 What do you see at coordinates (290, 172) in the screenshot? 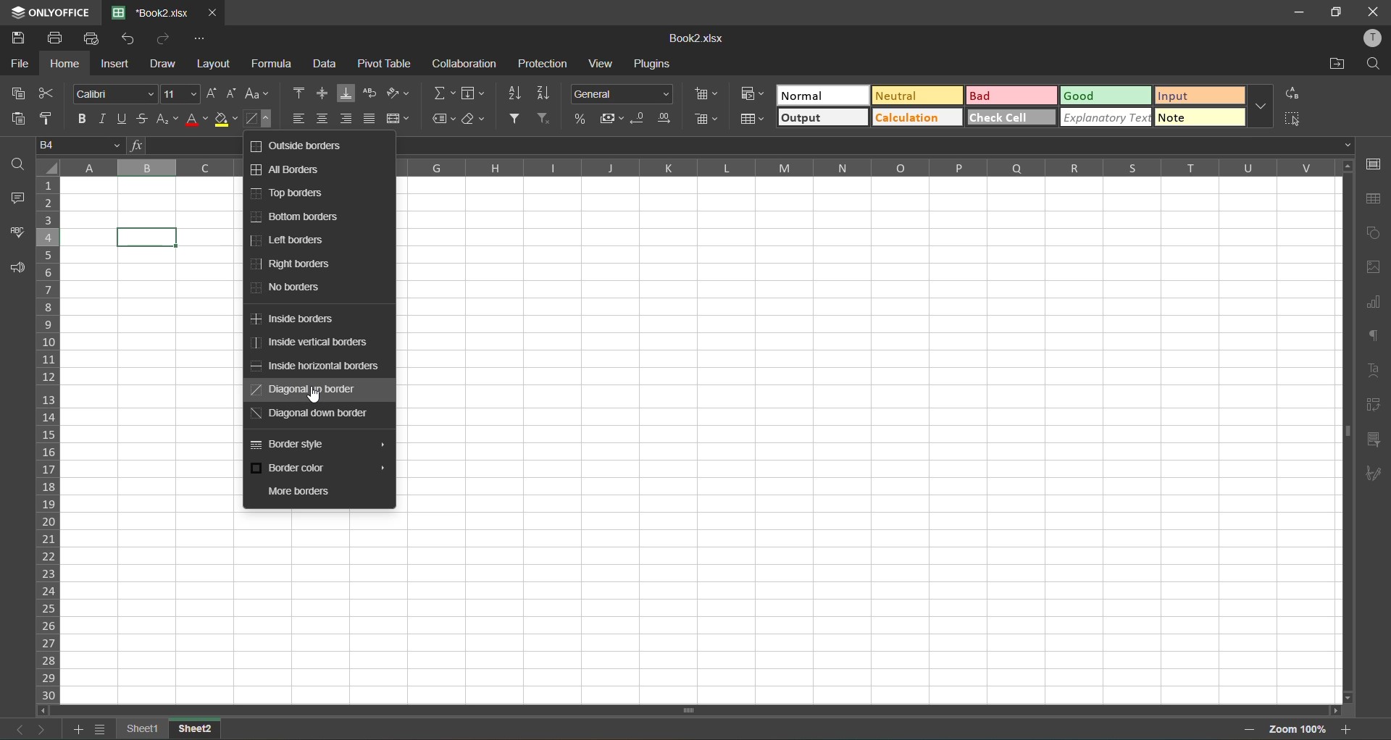
I see `all borders` at bounding box center [290, 172].